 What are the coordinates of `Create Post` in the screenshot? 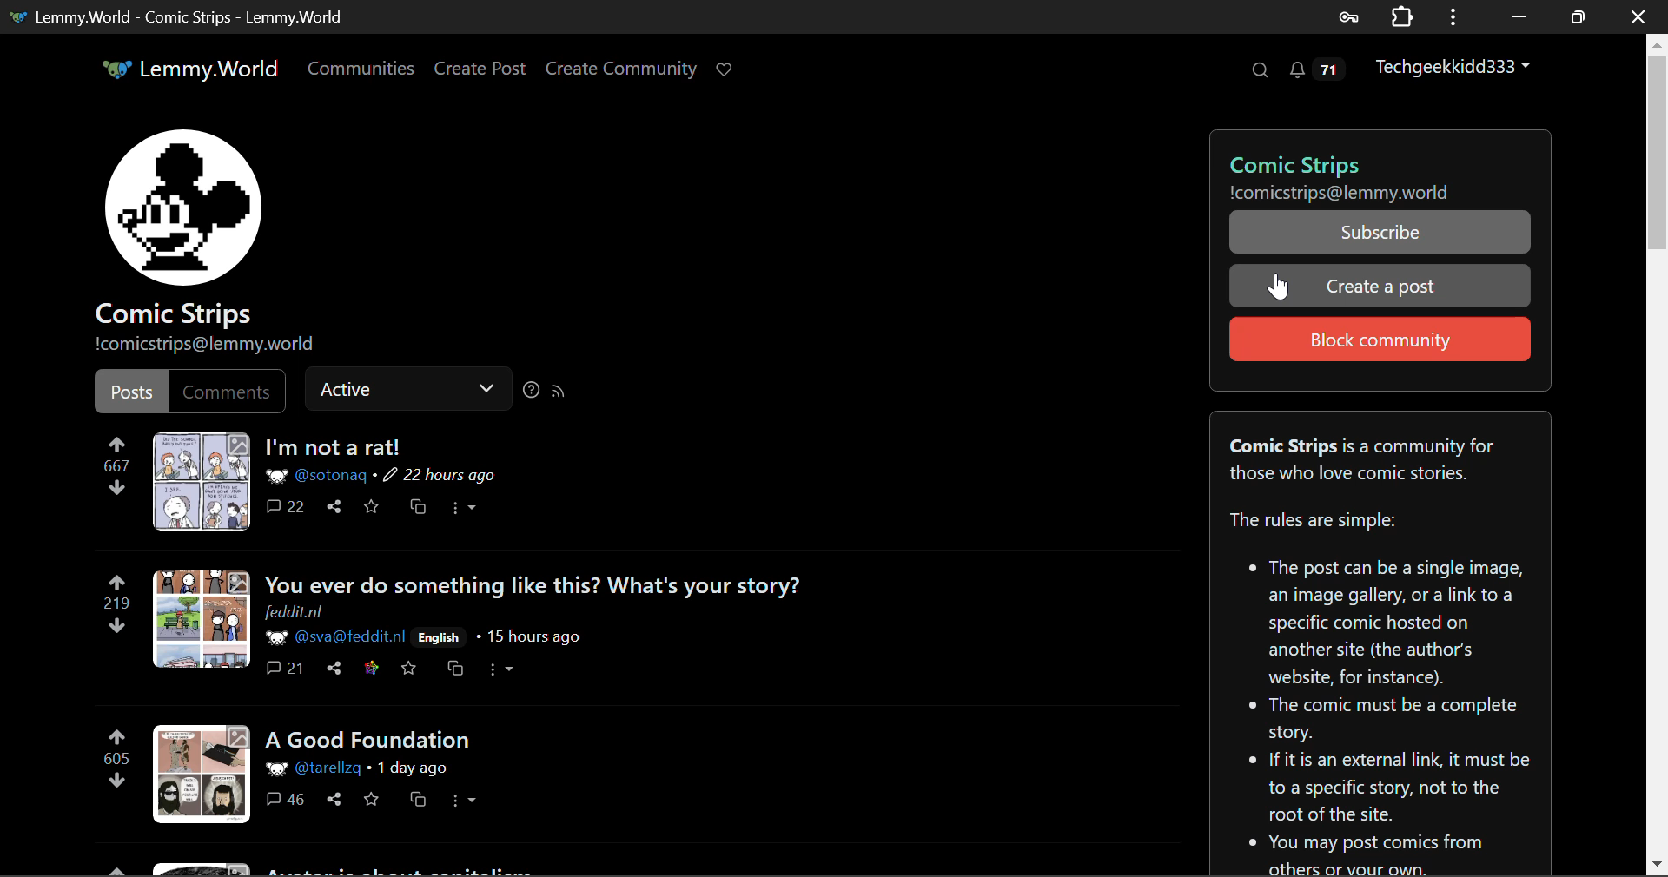 It's located at (479, 69).